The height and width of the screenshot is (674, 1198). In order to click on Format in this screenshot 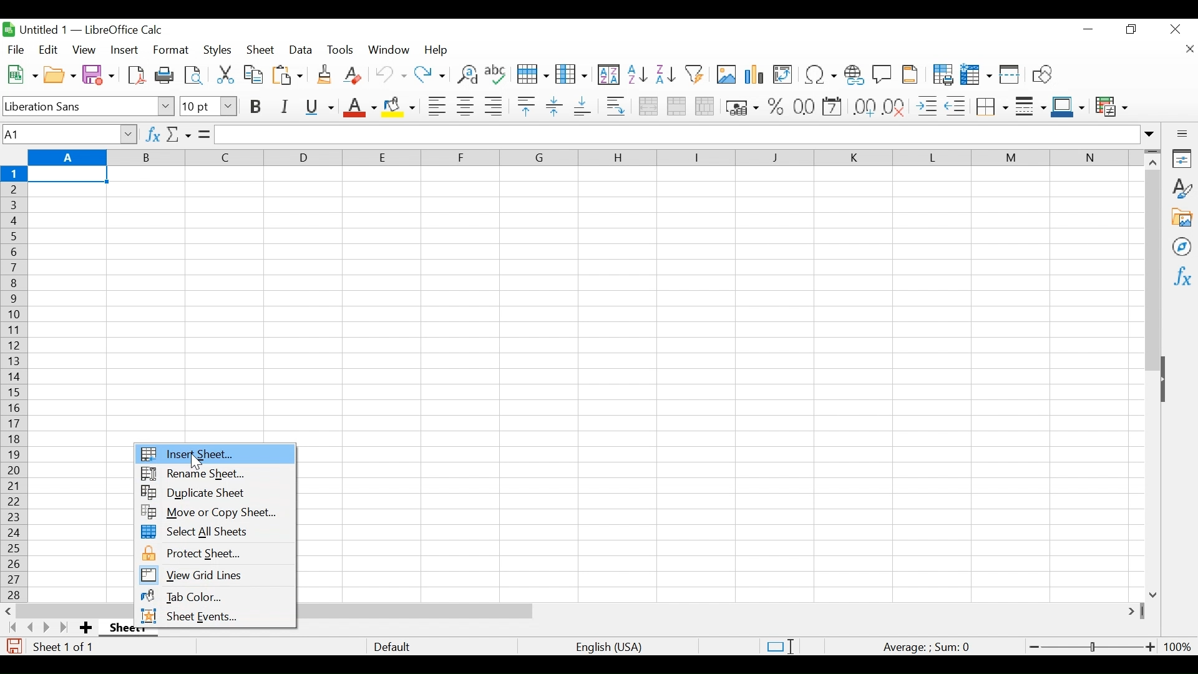, I will do `click(170, 50)`.